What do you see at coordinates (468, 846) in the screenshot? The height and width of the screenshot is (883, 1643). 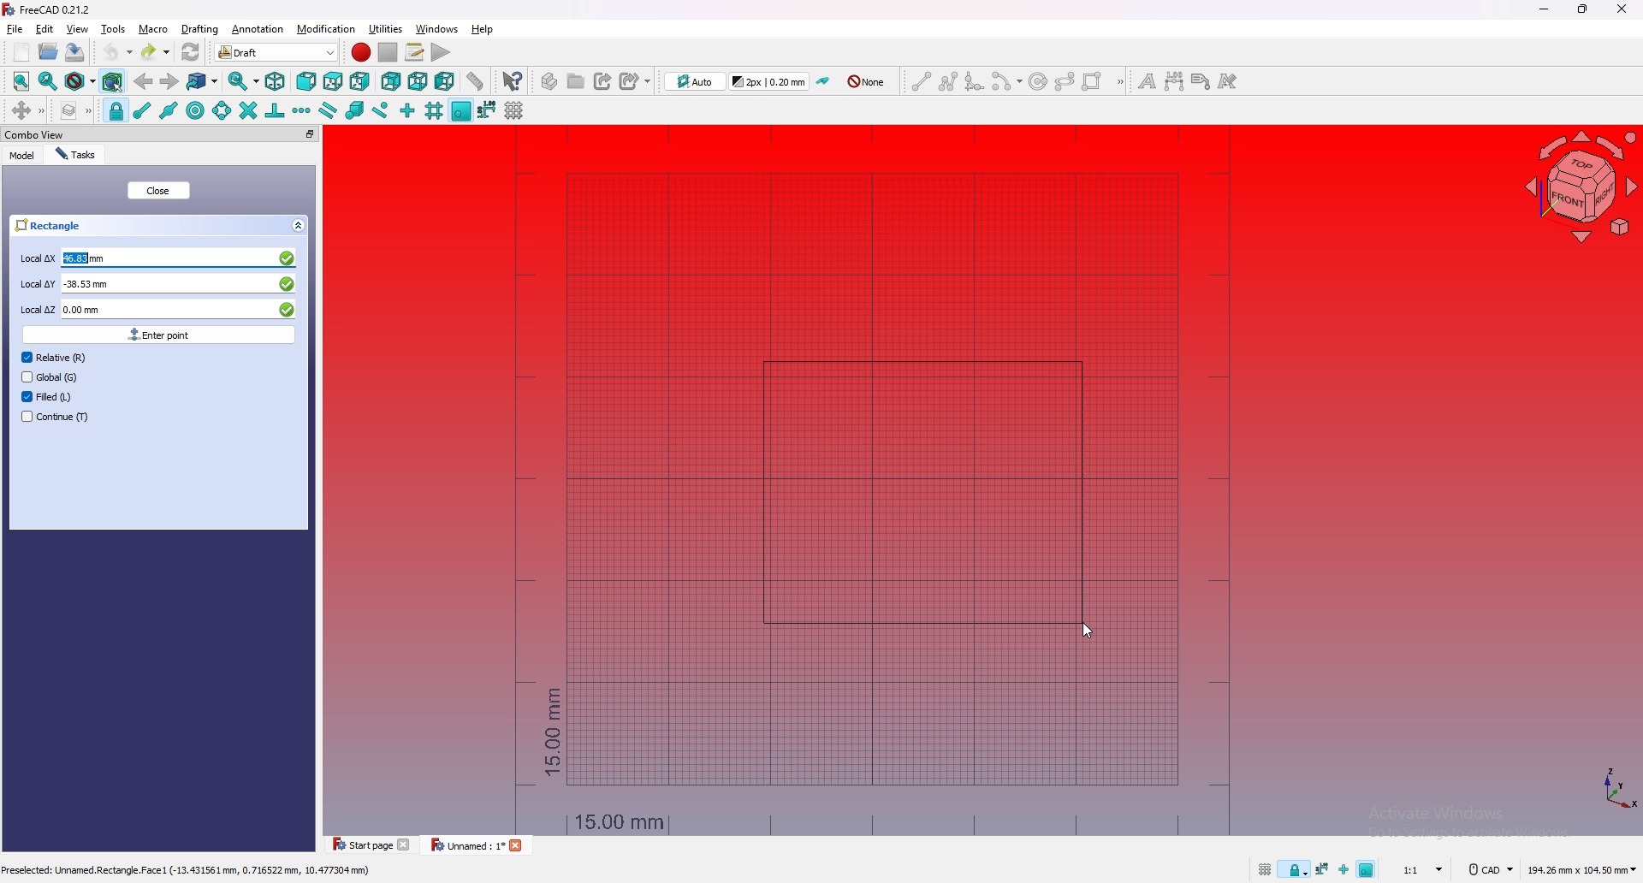 I see `unnamed : 1*` at bounding box center [468, 846].